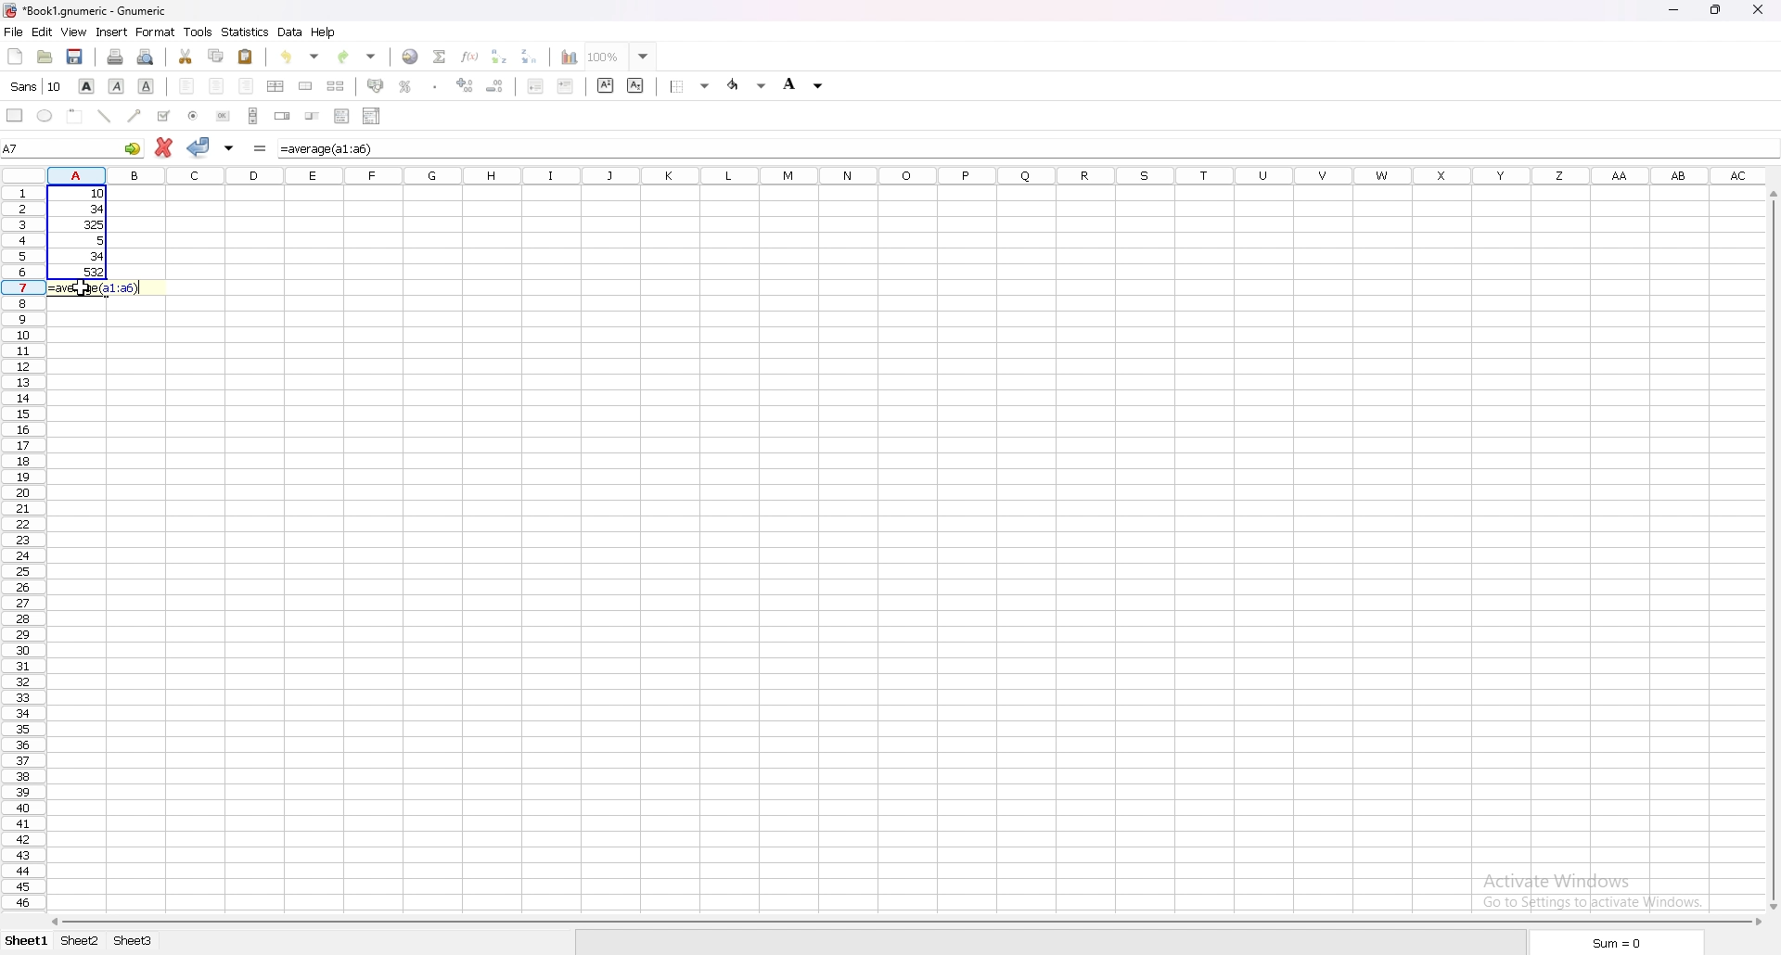  Describe the element at coordinates (17, 56) in the screenshot. I see `new` at that location.